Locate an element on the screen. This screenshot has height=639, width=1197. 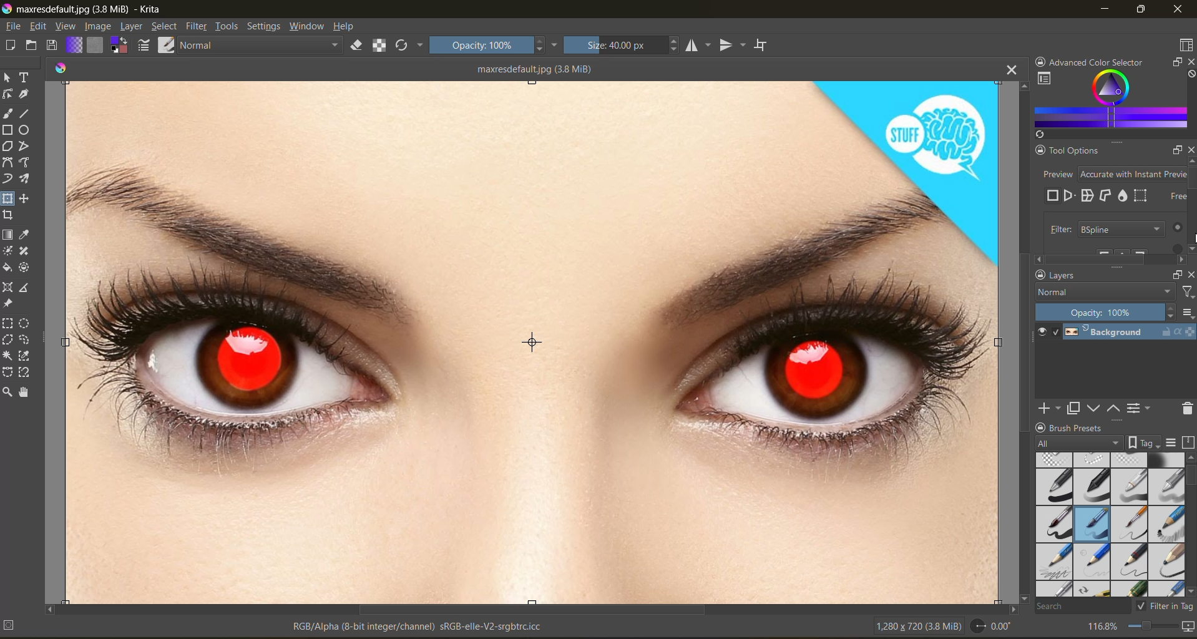
choose workspace is located at coordinates (1186, 45).